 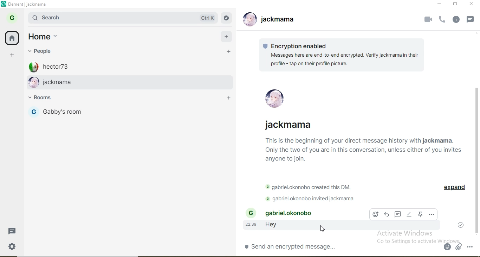 What do you see at coordinates (437, 4) in the screenshot?
I see `minimise` at bounding box center [437, 4].